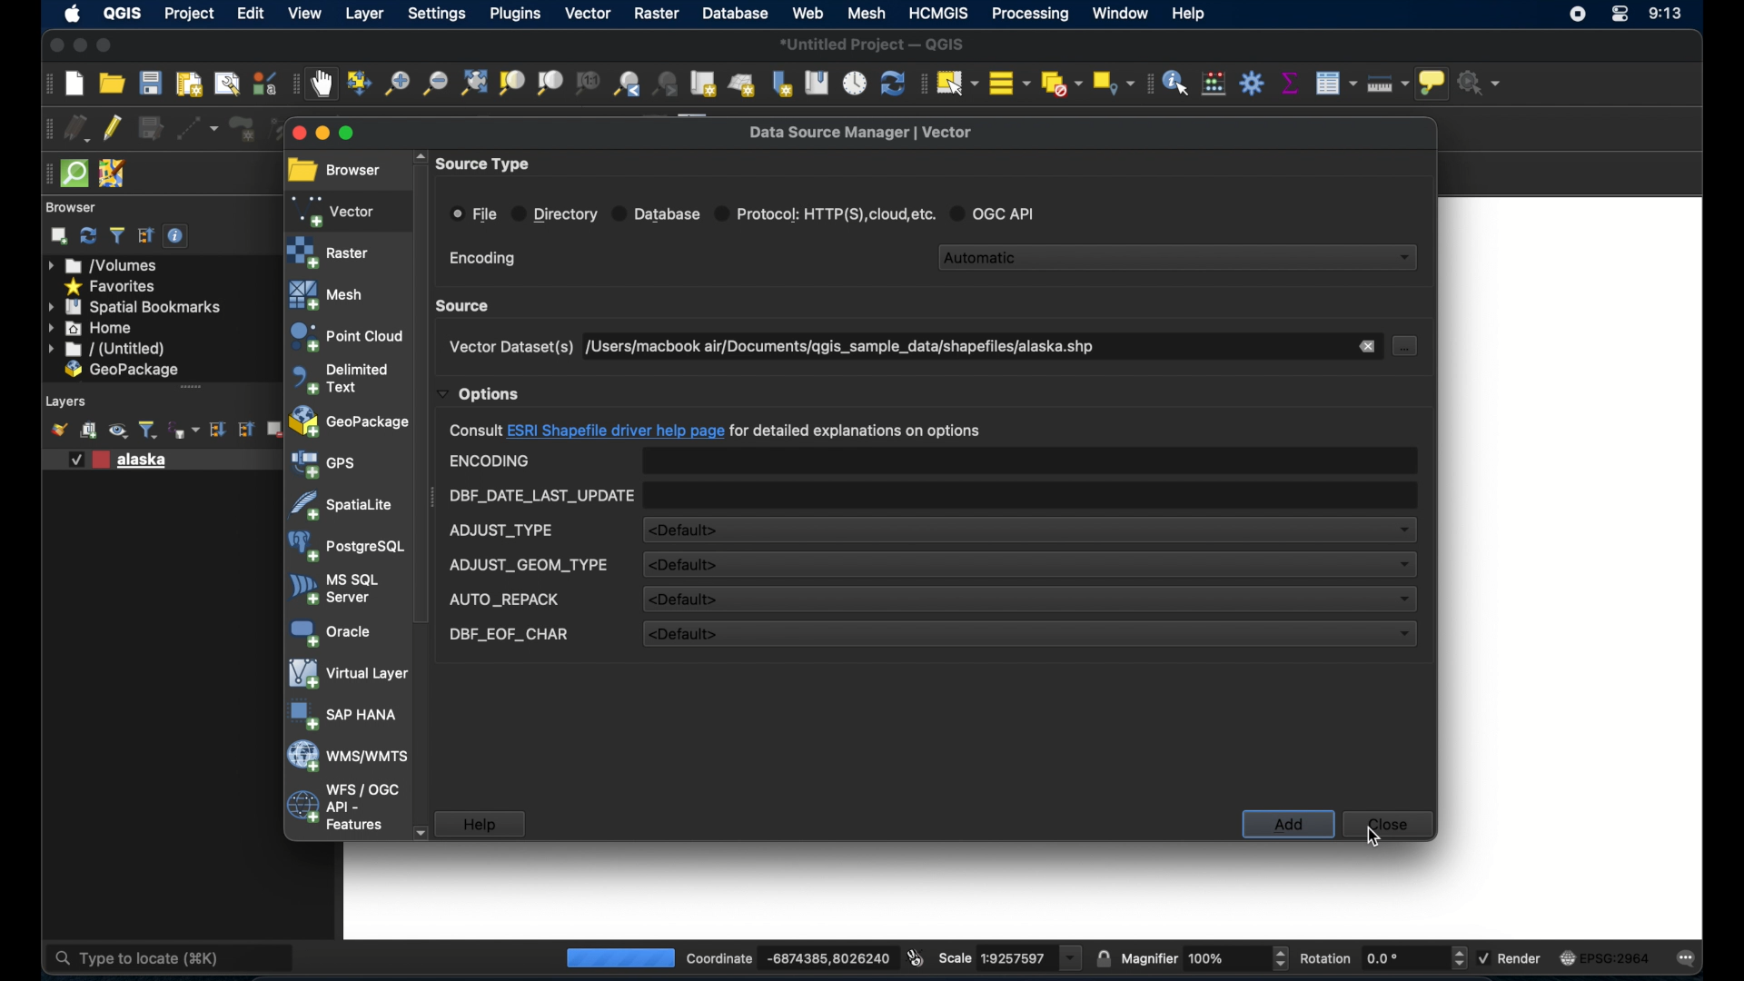  What do you see at coordinates (743, 86) in the screenshot?
I see `new 3d map view` at bounding box center [743, 86].